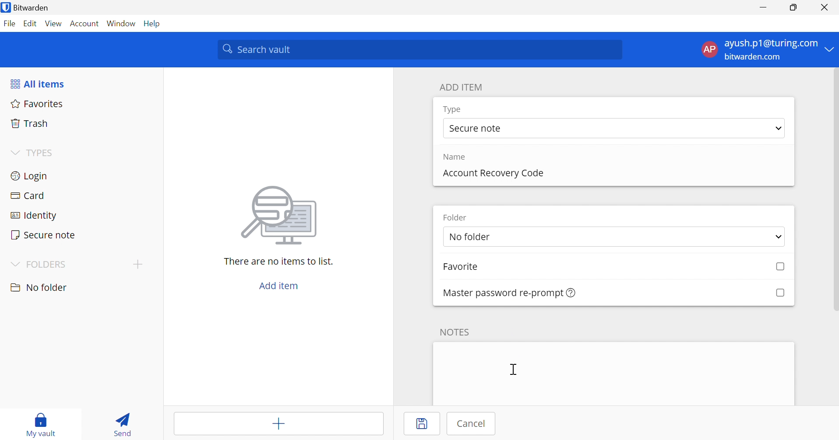  What do you see at coordinates (6, 7) in the screenshot?
I see `bitwarden logo` at bounding box center [6, 7].